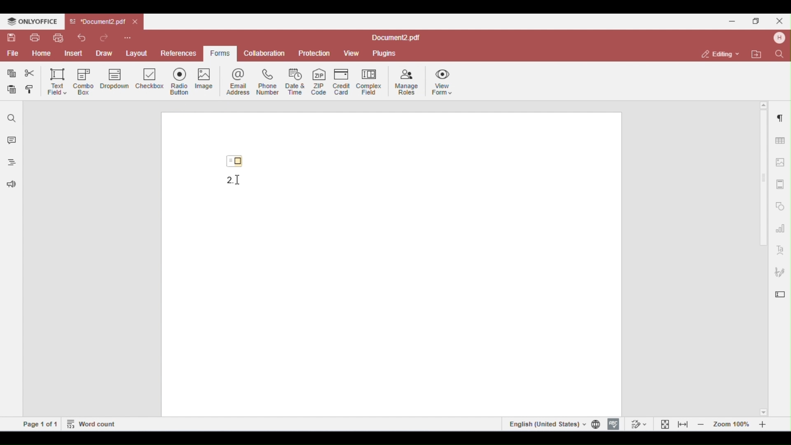 Image resolution: width=791 pixels, height=445 pixels. Describe the element at coordinates (665, 424) in the screenshot. I see `fit to page` at that location.